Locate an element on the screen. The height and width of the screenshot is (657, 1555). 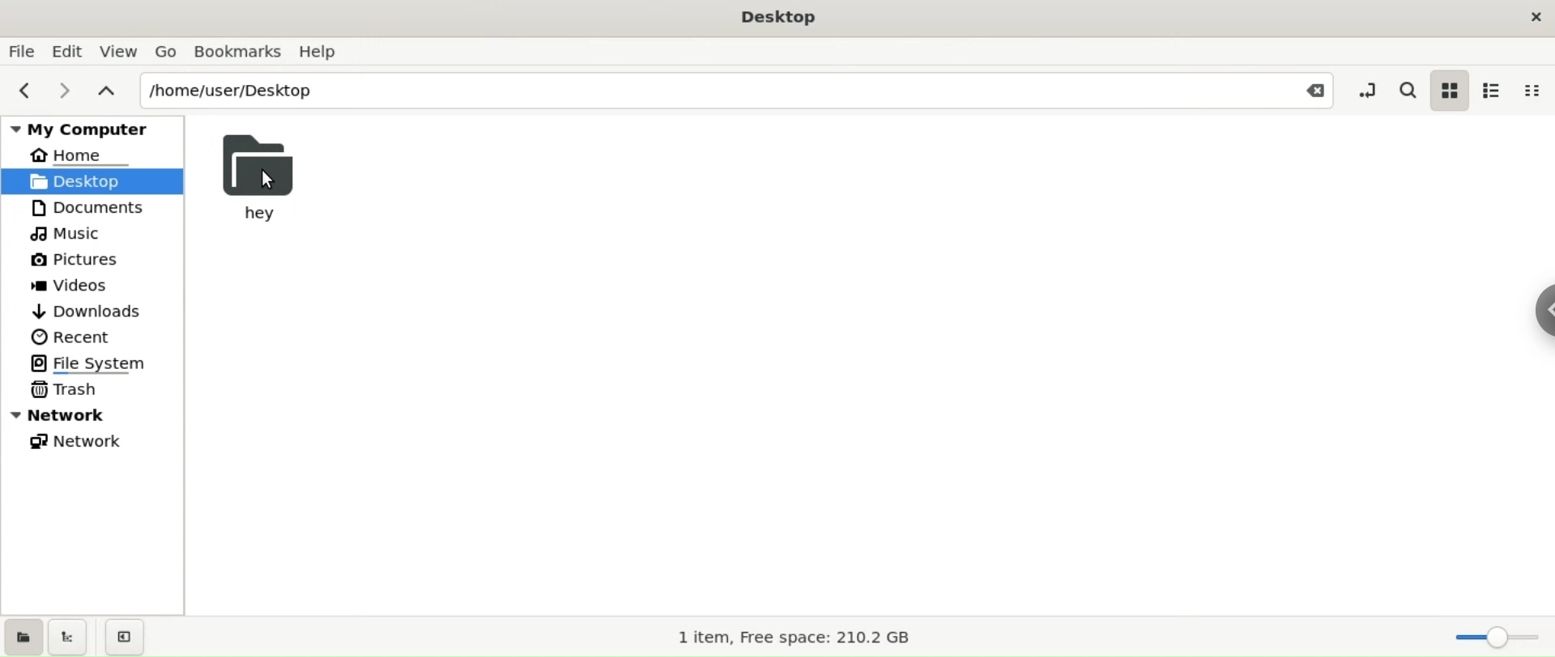
Network is located at coordinates (79, 442).